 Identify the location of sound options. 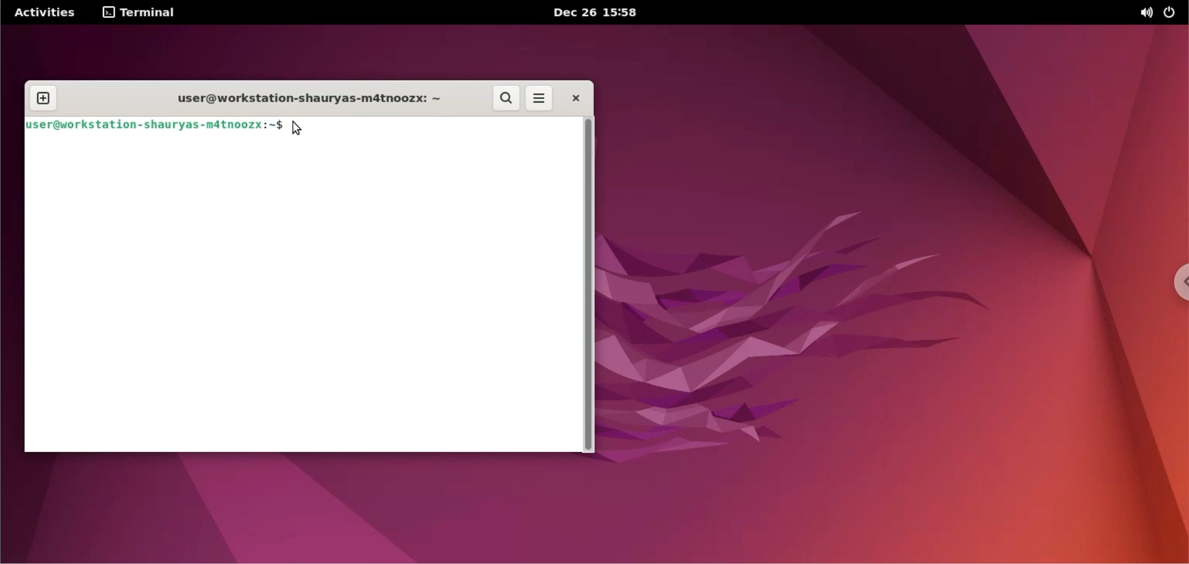
(1146, 13).